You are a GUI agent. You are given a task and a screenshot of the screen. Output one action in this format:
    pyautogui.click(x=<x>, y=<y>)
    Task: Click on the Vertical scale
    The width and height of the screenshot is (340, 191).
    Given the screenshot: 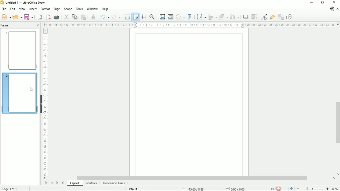 What is the action you would take?
    pyautogui.click(x=45, y=102)
    